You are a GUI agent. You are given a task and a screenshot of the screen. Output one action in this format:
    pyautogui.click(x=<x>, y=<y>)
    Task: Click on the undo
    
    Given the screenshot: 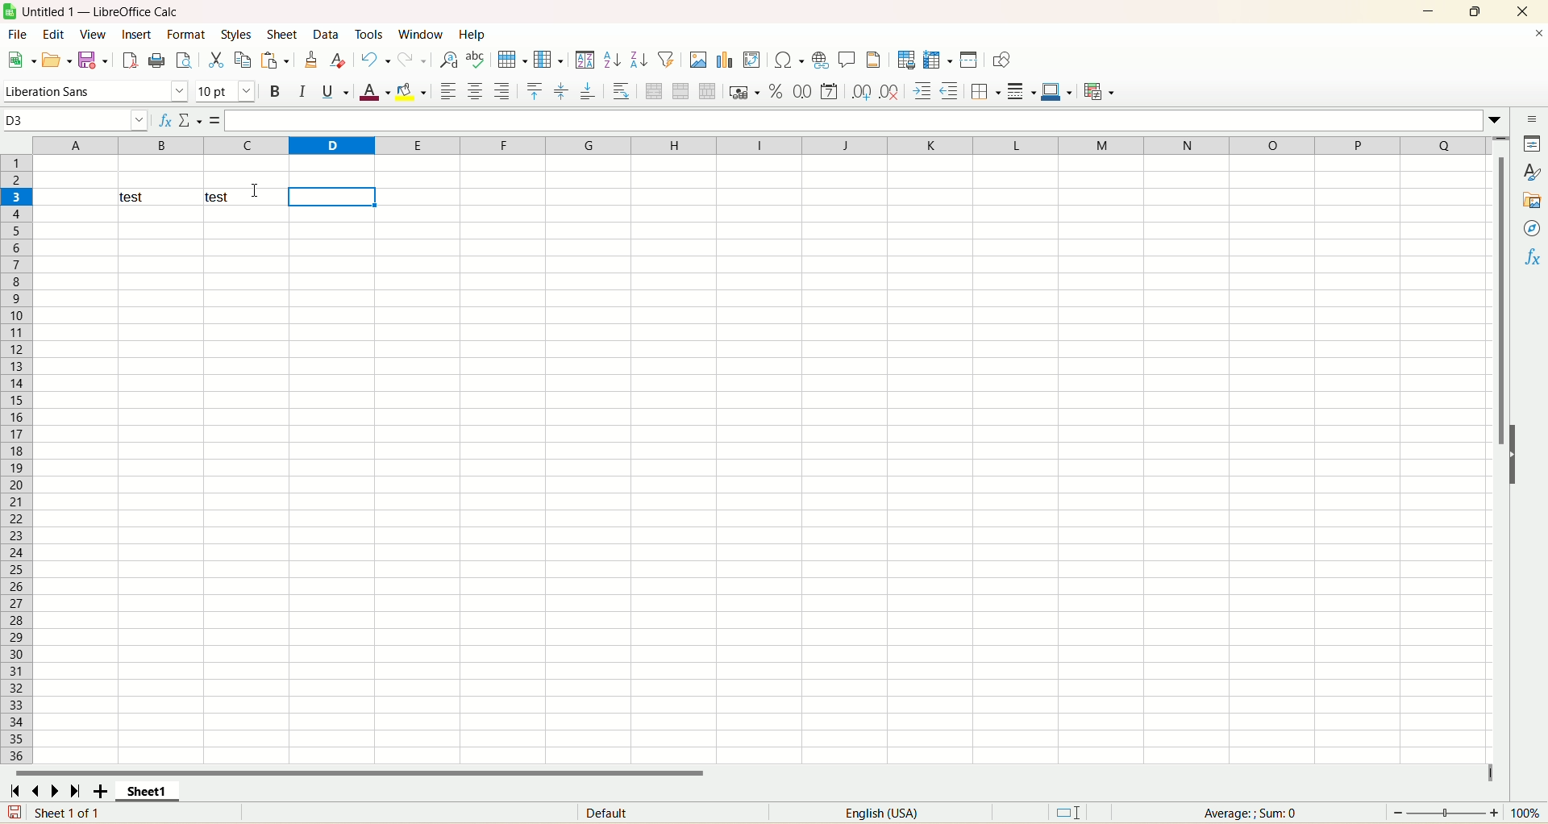 What is the action you would take?
    pyautogui.click(x=375, y=60)
    